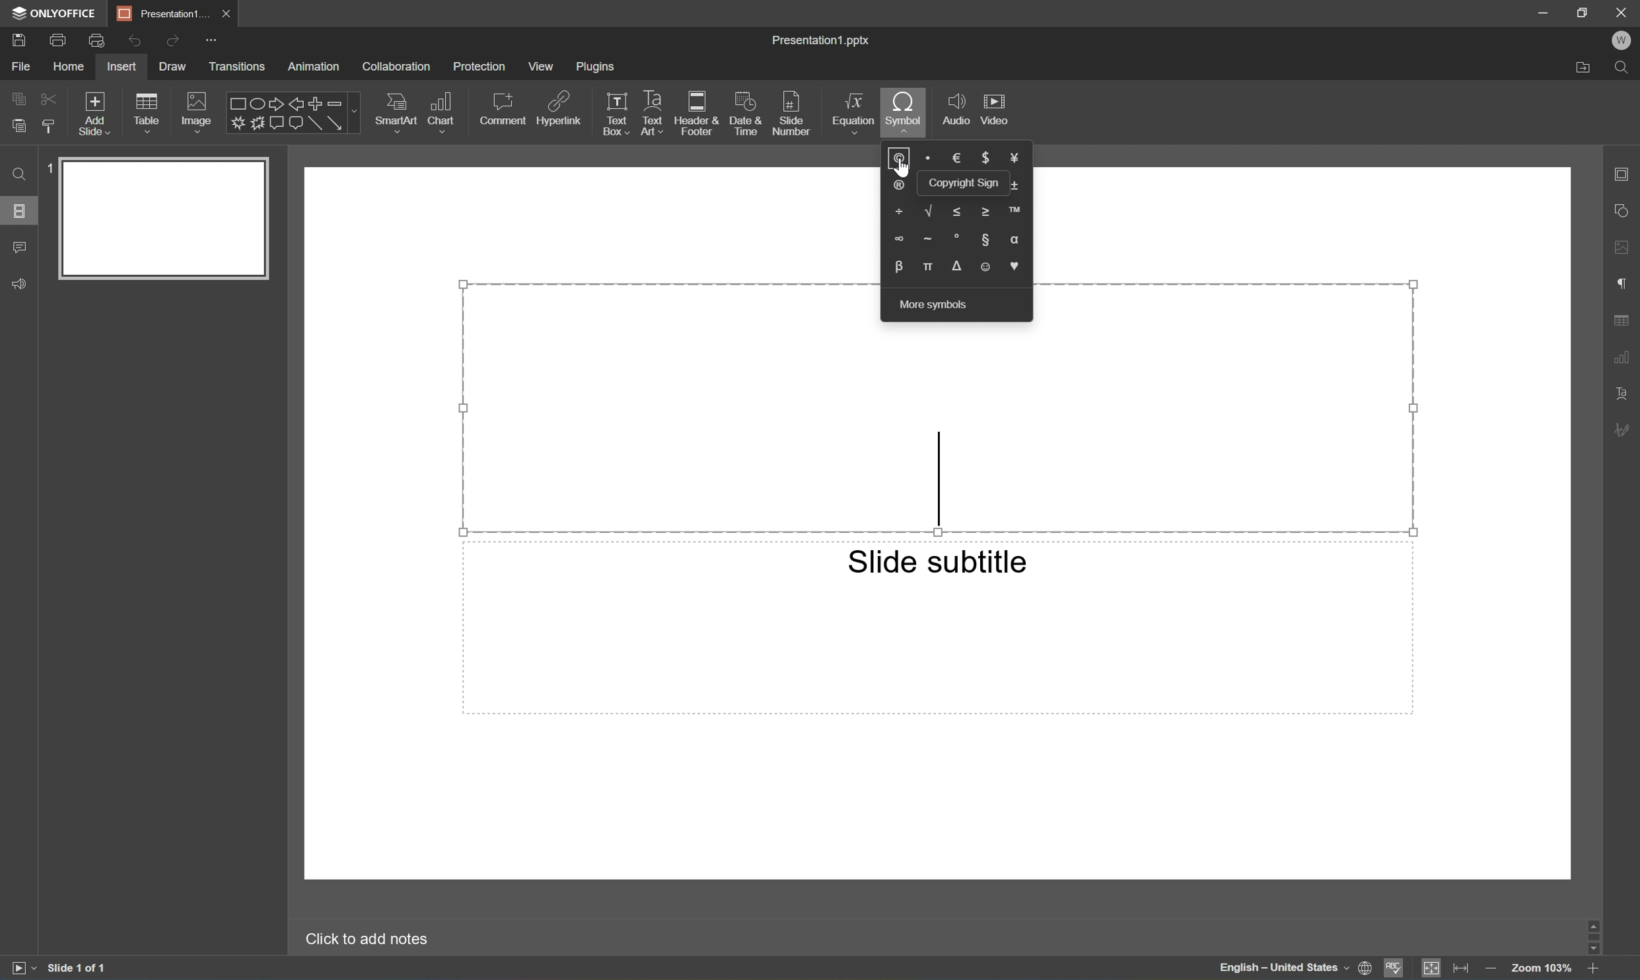 The height and width of the screenshot is (980, 1640). What do you see at coordinates (18, 124) in the screenshot?
I see `Paste` at bounding box center [18, 124].